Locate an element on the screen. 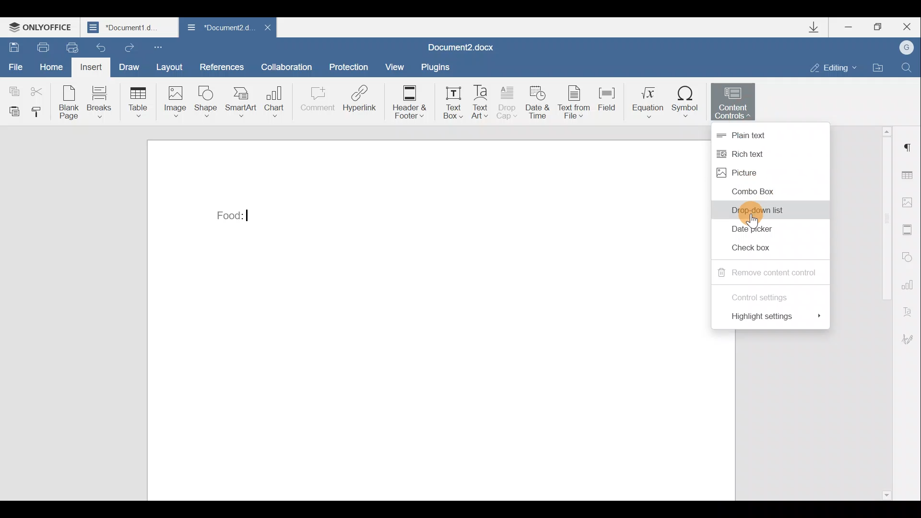  Collaboration is located at coordinates (290, 67).